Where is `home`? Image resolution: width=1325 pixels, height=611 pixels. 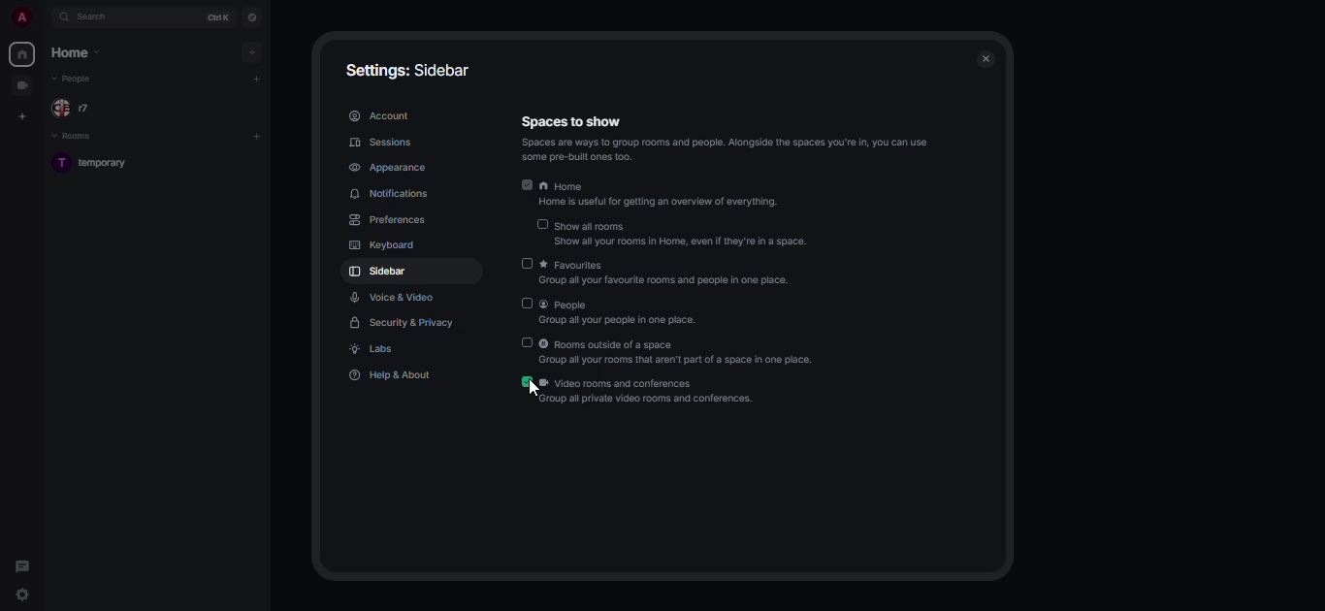 home is located at coordinates (20, 54).